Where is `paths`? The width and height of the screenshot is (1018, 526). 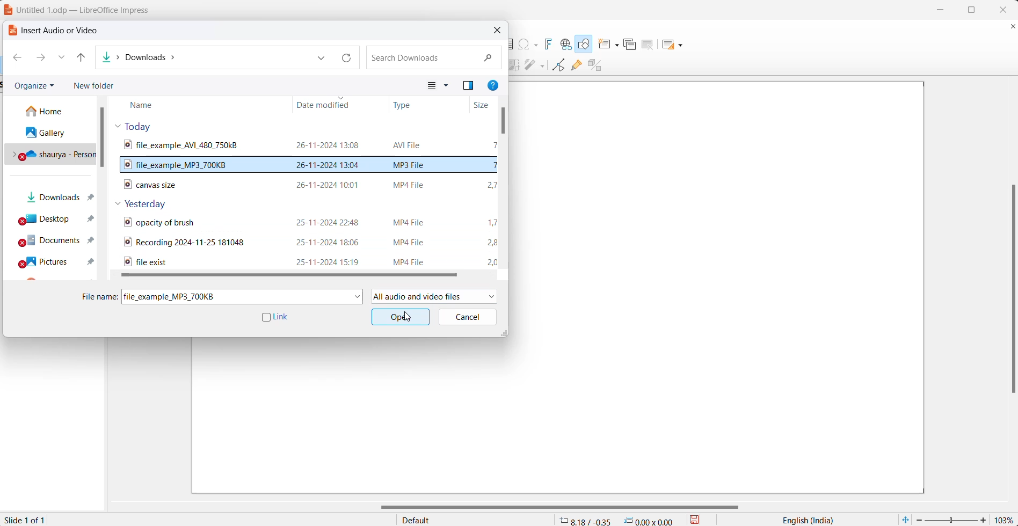 paths is located at coordinates (202, 58).